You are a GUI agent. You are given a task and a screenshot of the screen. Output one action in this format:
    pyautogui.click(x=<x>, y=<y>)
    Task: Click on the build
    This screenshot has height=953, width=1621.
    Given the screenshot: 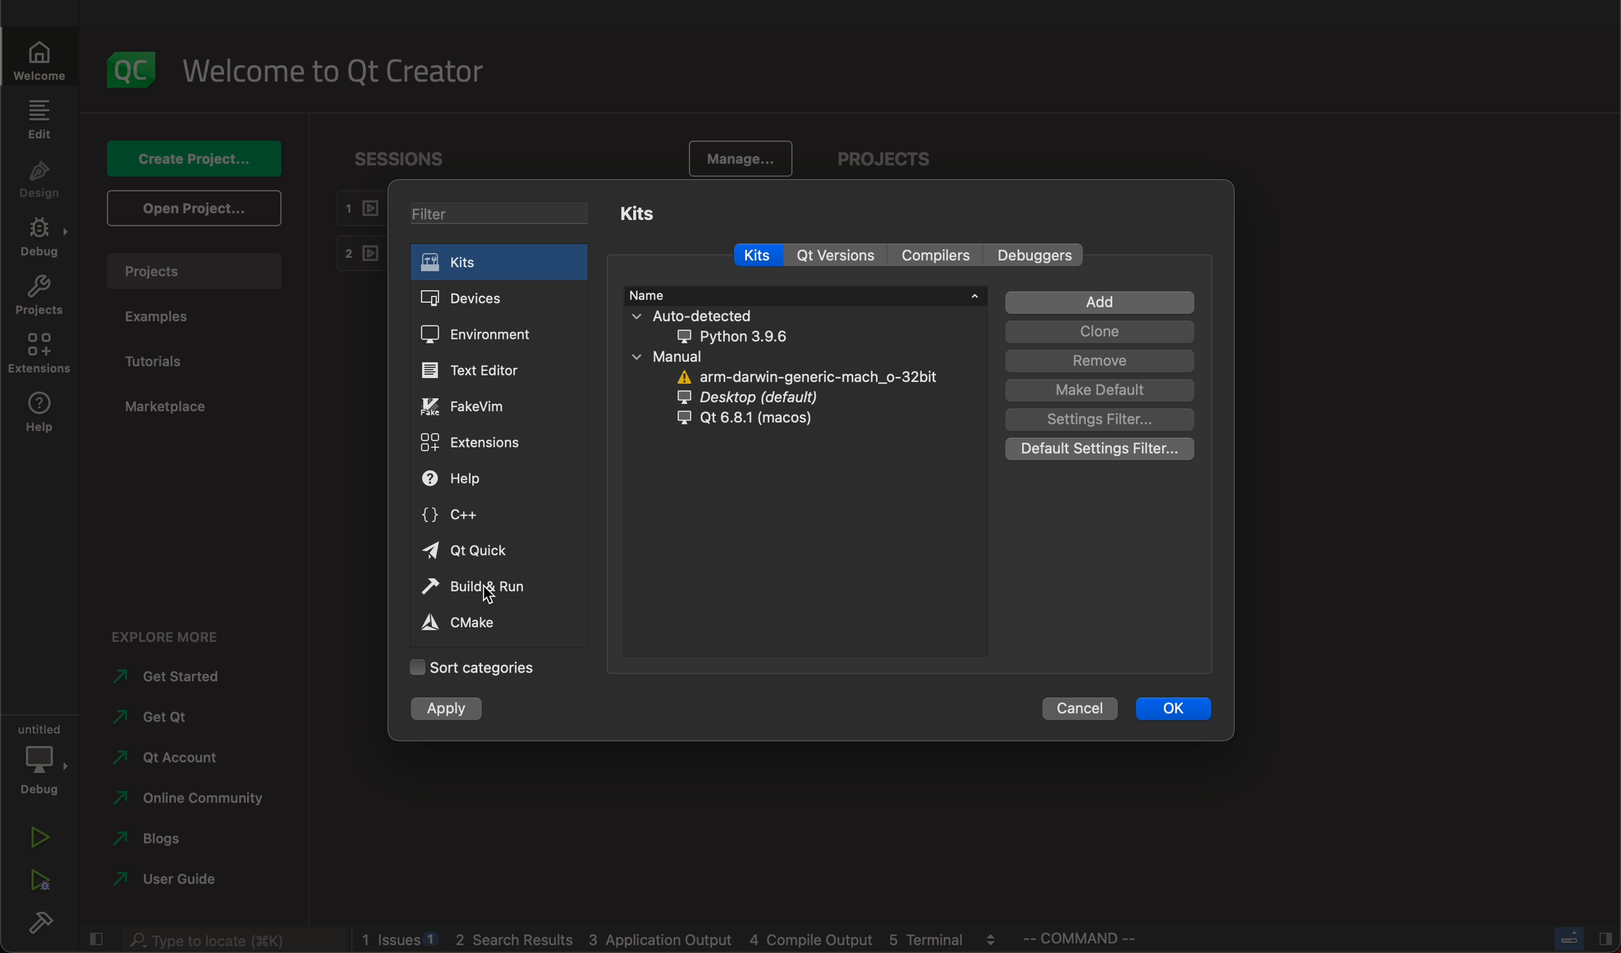 What is the action you would take?
    pyautogui.click(x=44, y=925)
    